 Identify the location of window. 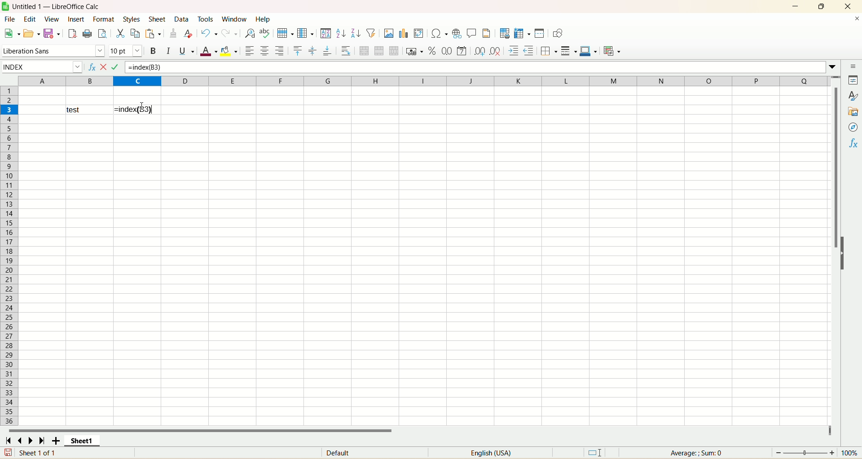
(236, 19).